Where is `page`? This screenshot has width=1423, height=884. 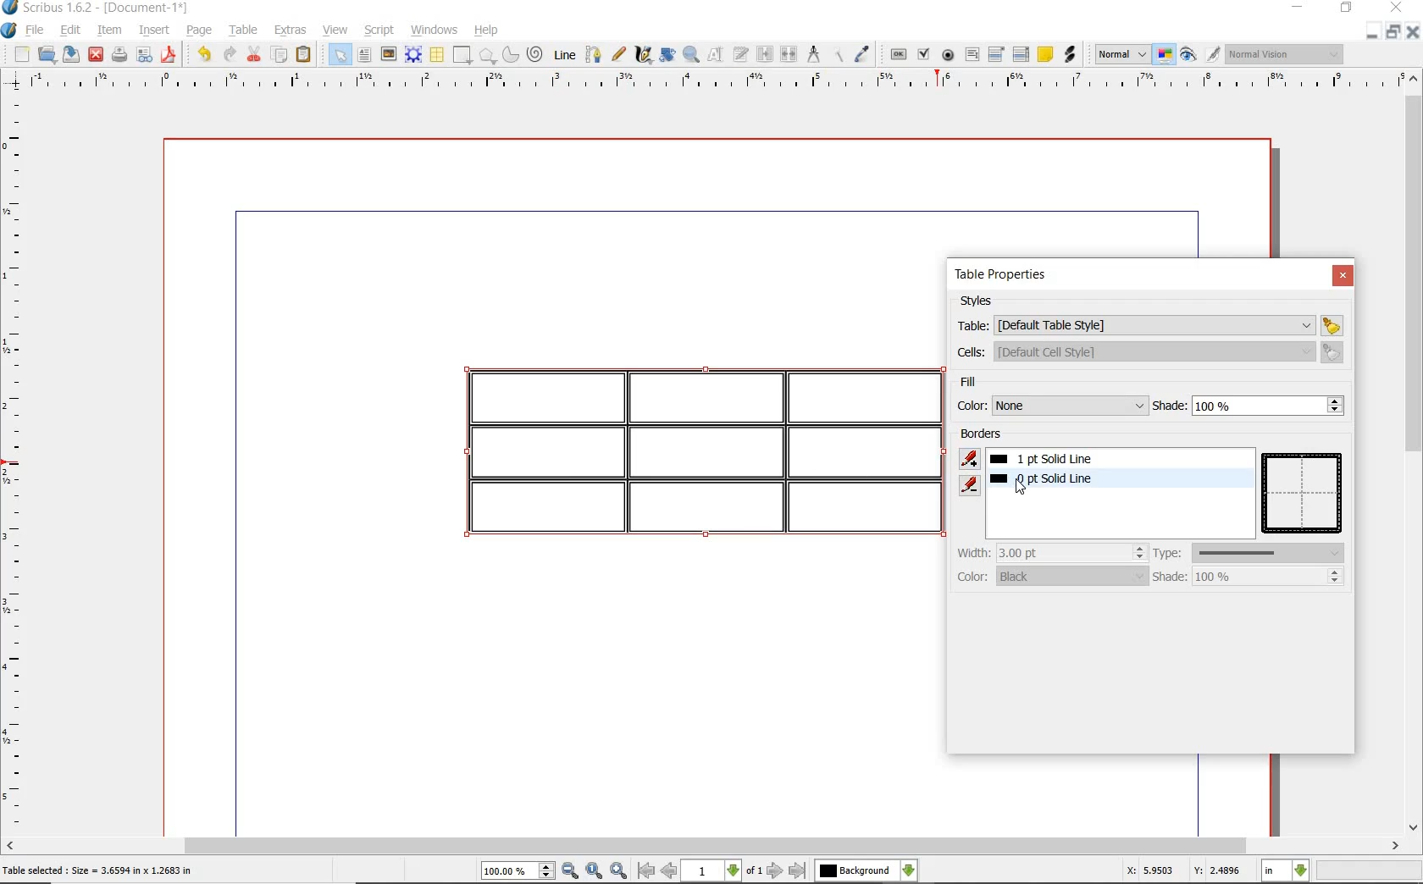 page is located at coordinates (200, 31).